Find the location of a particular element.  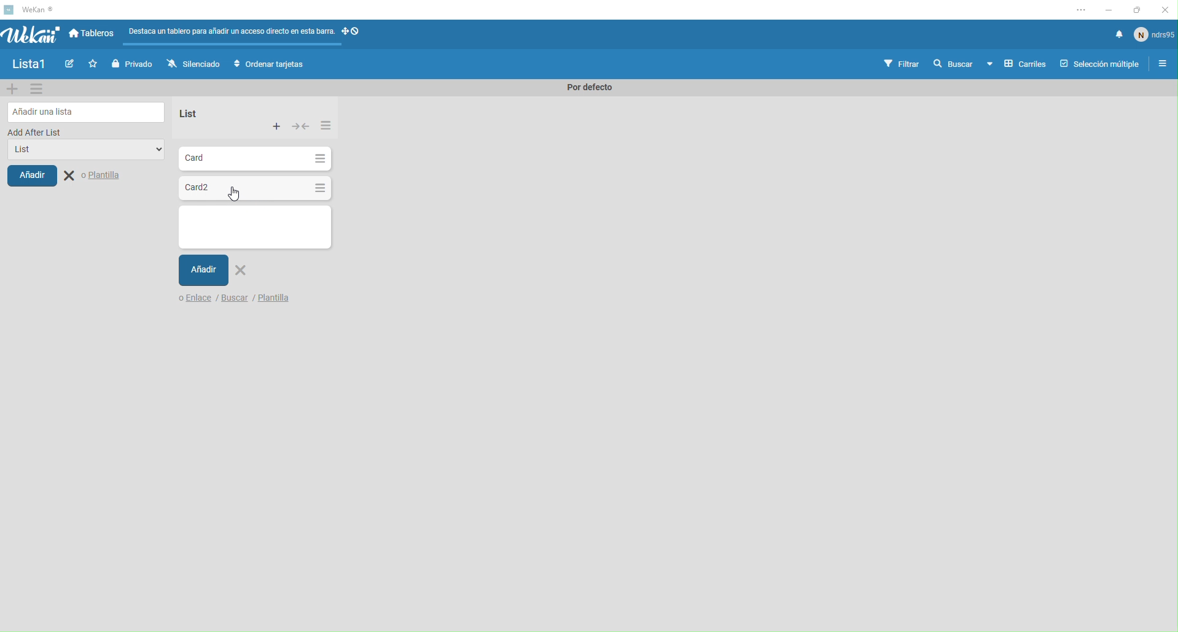

añadir is located at coordinates (42, 179).